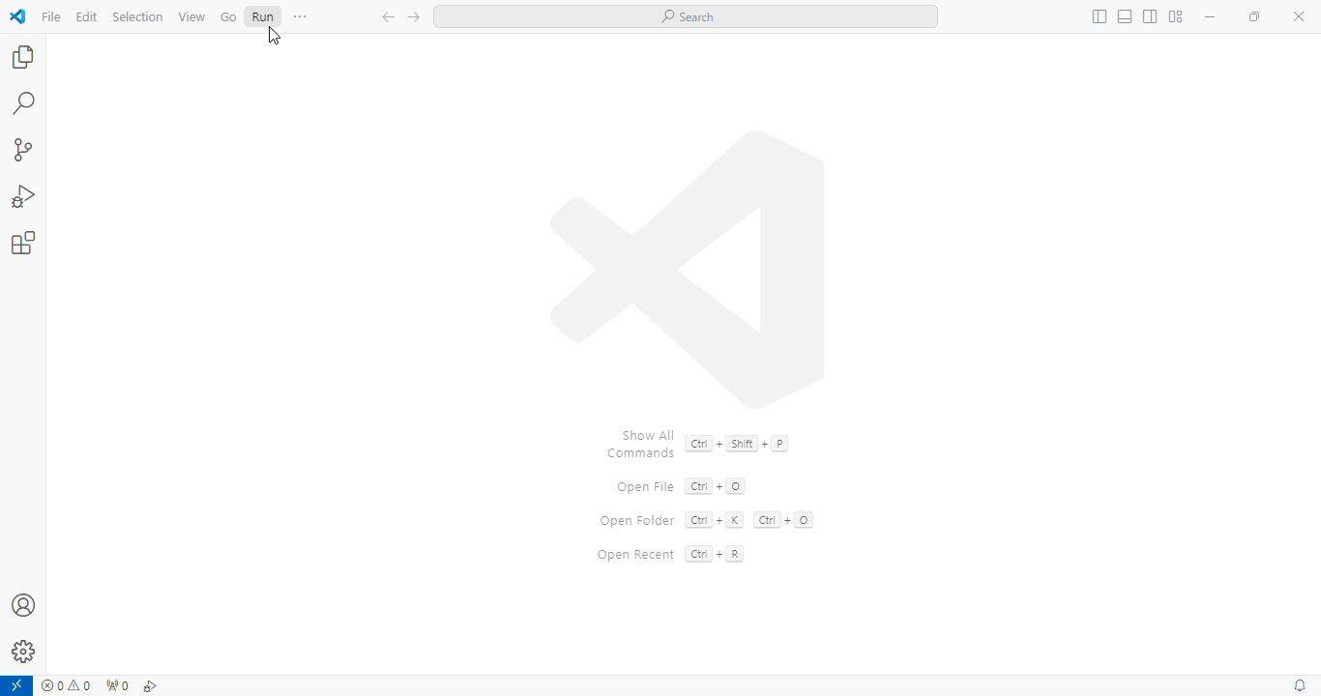 This screenshot has width=1321, height=696. I want to click on close, so click(1299, 16).